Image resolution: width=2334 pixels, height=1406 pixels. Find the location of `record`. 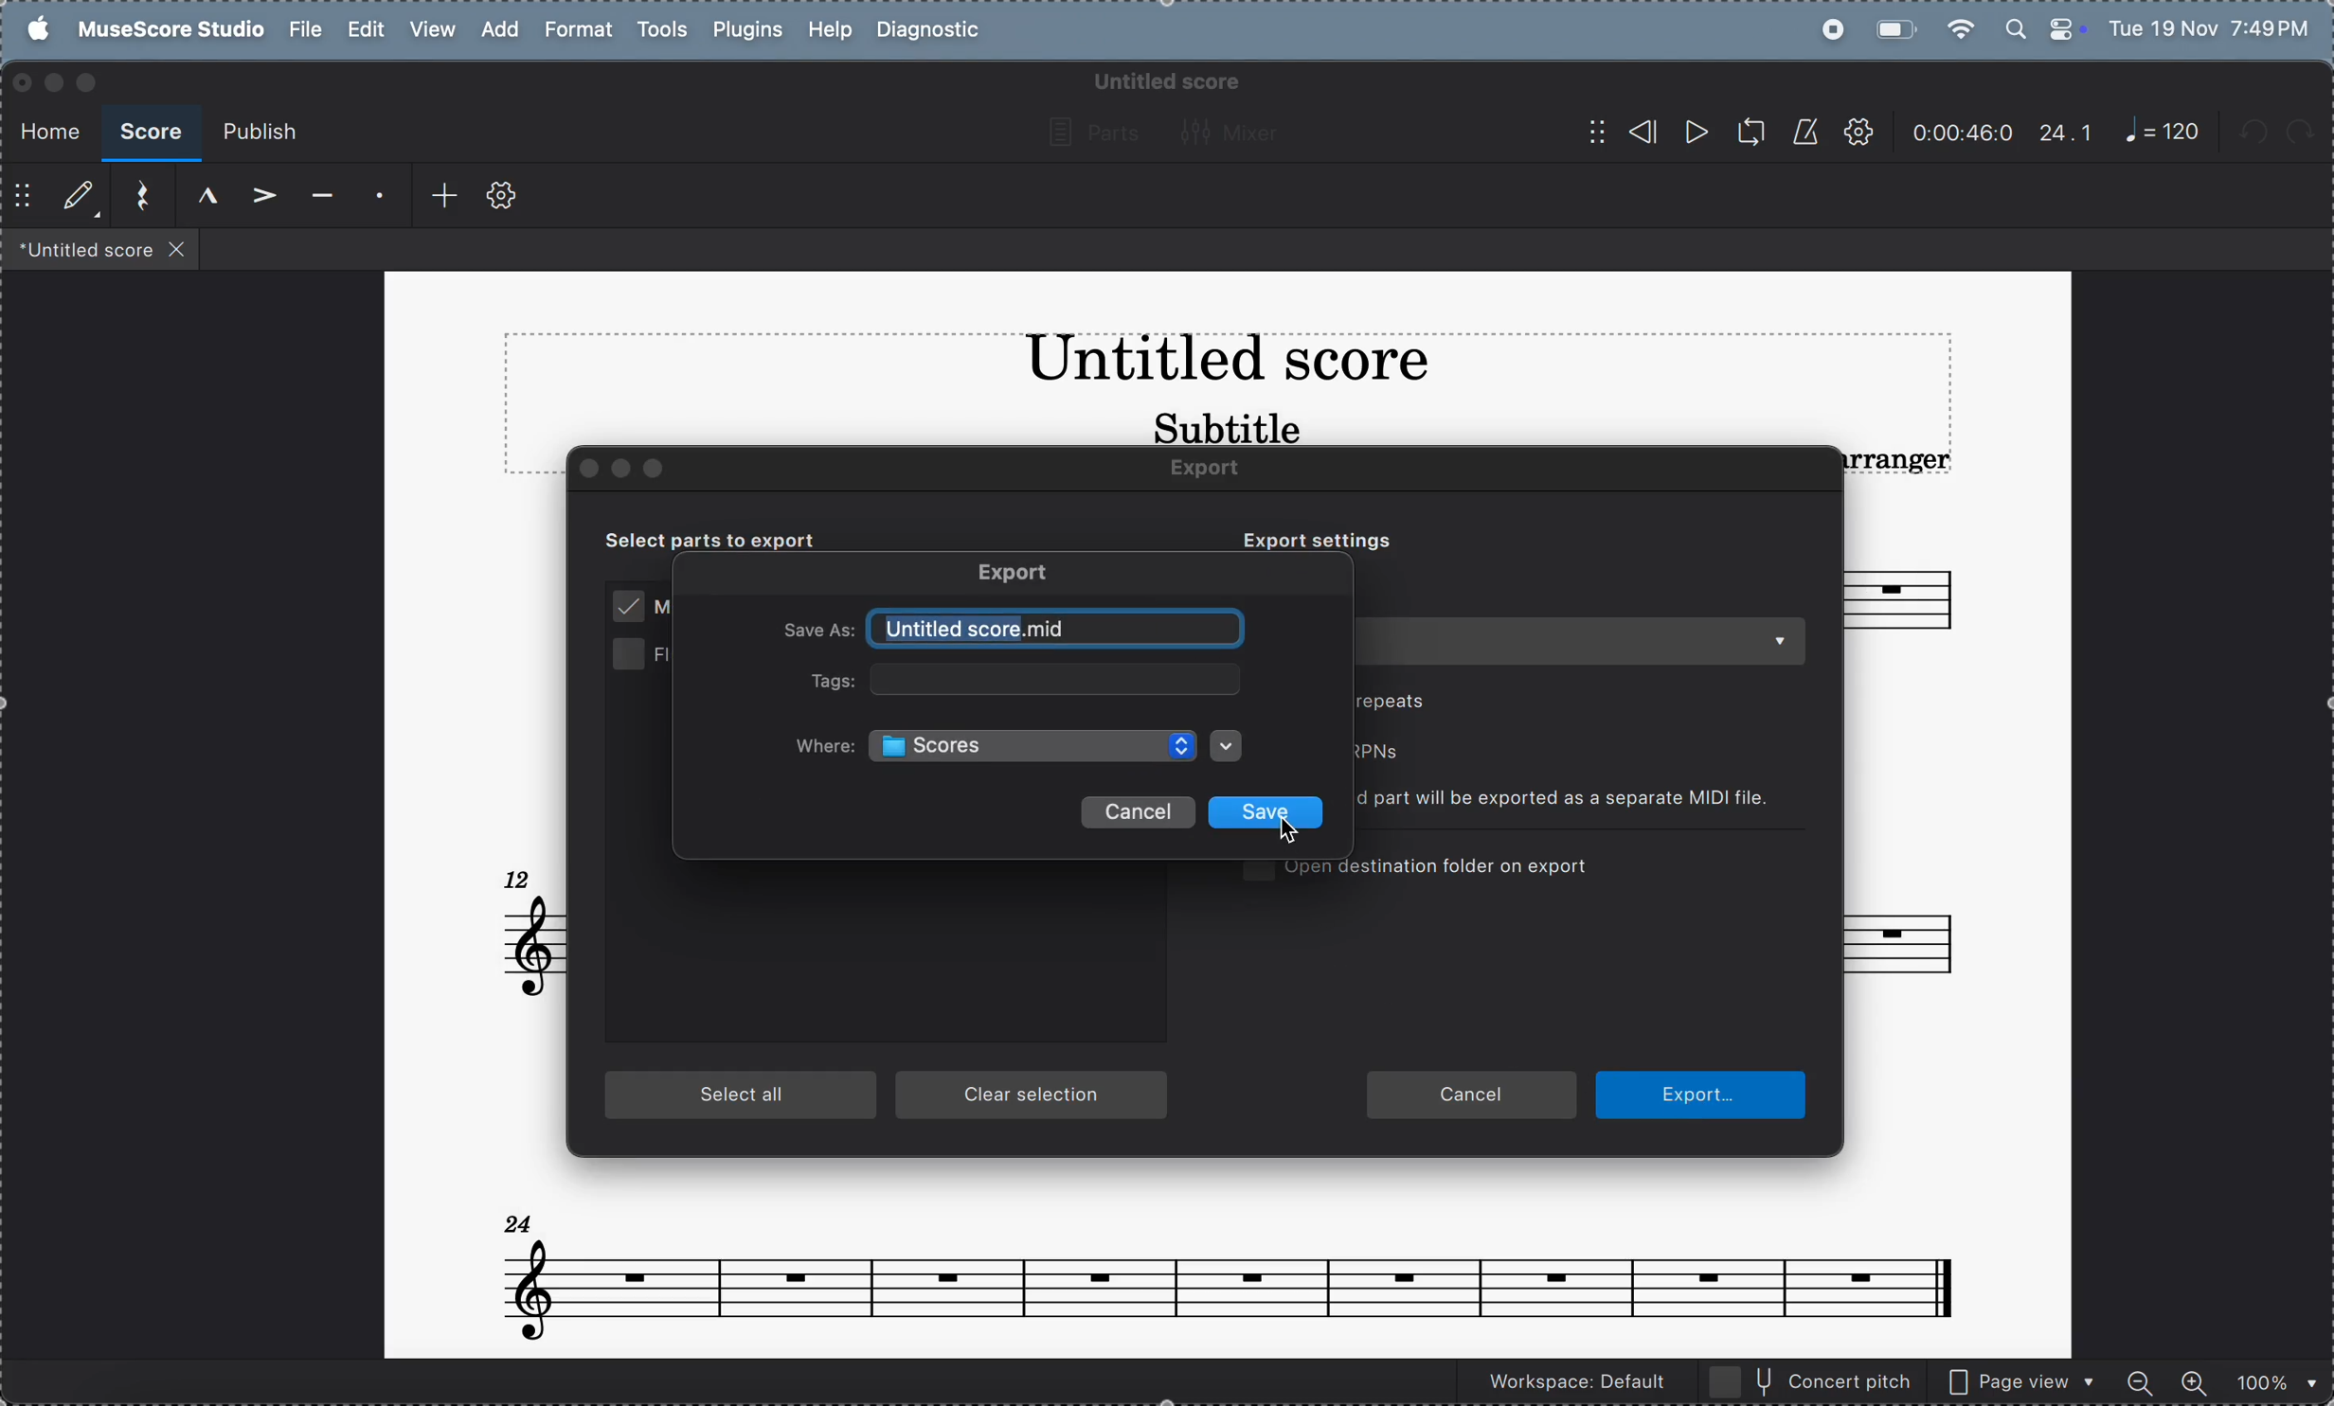

record is located at coordinates (1827, 29).